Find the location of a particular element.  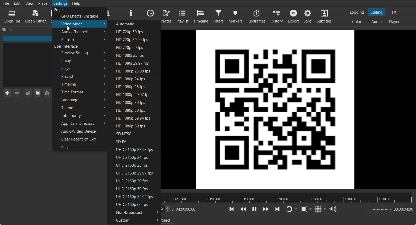

Text is located at coordinates (67, 47).